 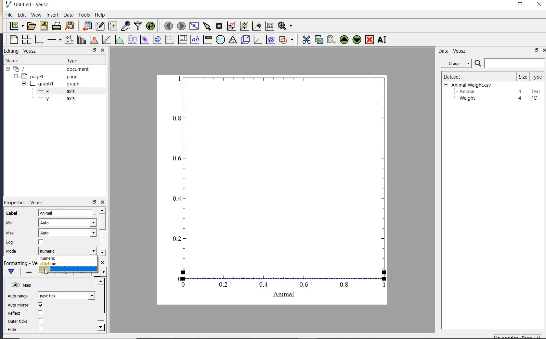 I want to click on plot a vector field, so click(x=169, y=40).